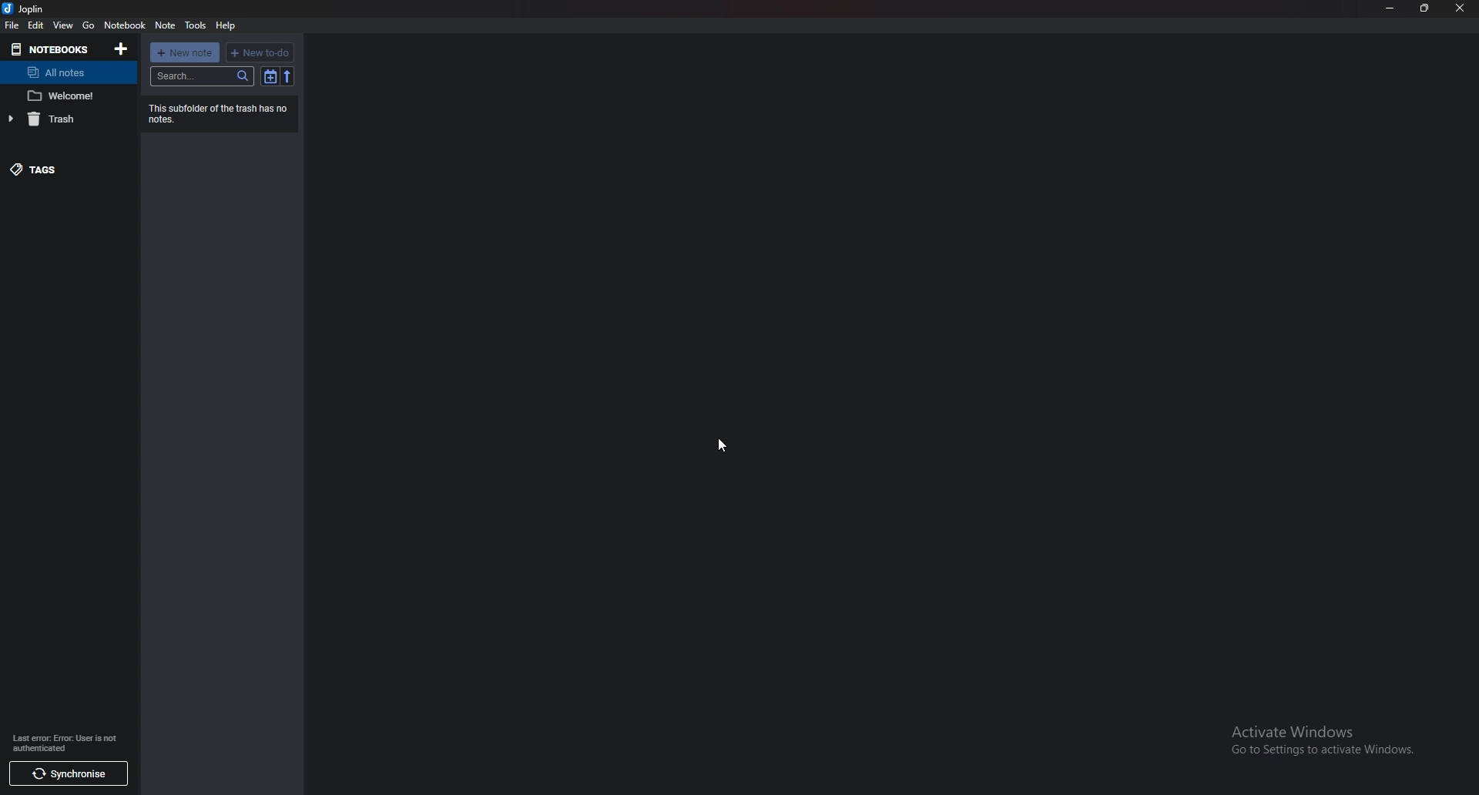 The height and width of the screenshot is (795, 1479). What do you see at coordinates (89, 25) in the screenshot?
I see `go` at bounding box center [89, 25].